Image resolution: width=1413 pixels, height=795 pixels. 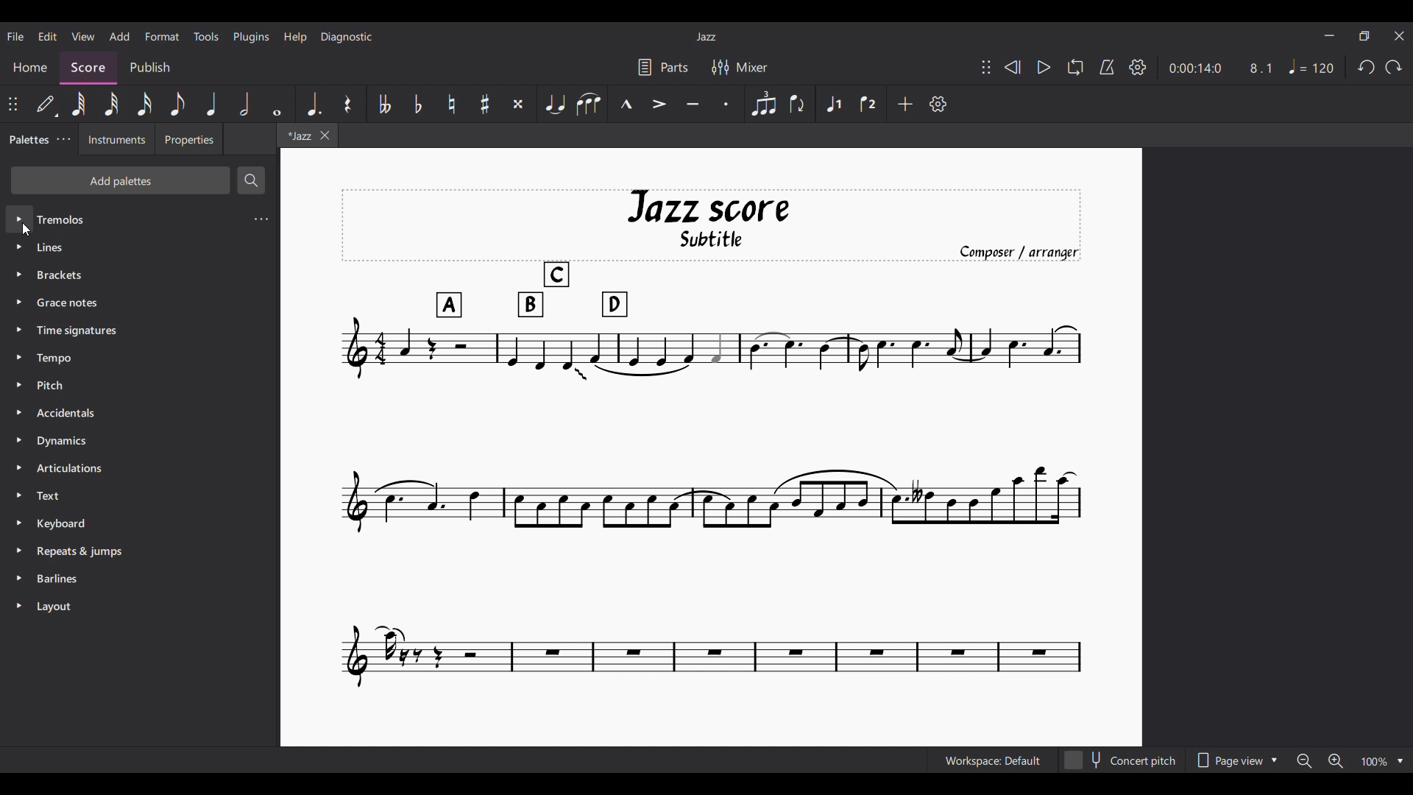 What do you see at coordinates (726, 104) in the screenshot?
I see `Staccato` at bounding box center [726, 104].